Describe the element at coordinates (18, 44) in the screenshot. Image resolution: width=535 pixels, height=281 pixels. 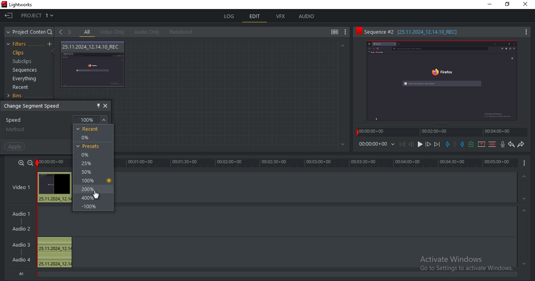
I see `filters` at that location.